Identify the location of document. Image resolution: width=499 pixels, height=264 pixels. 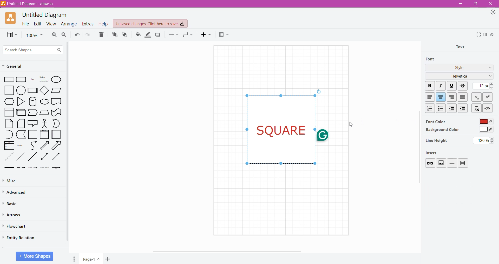
(56, 101).